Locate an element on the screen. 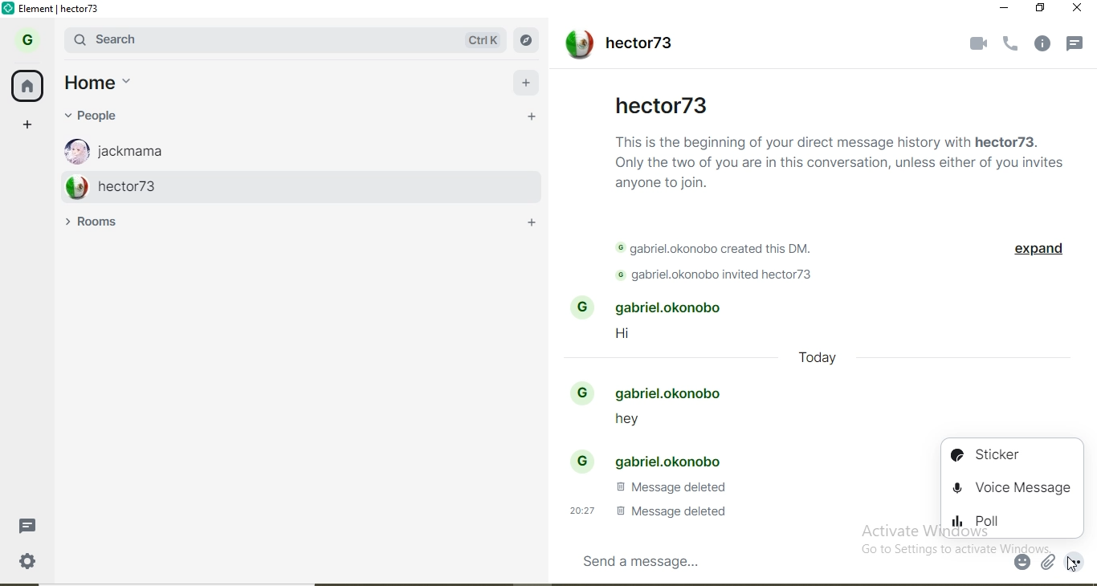  option is located at coordinates (1078, 563).